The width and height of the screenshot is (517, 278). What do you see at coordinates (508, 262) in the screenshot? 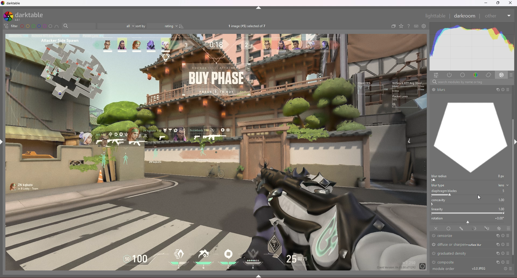
I see `presets` at bounding box center [508, 262].